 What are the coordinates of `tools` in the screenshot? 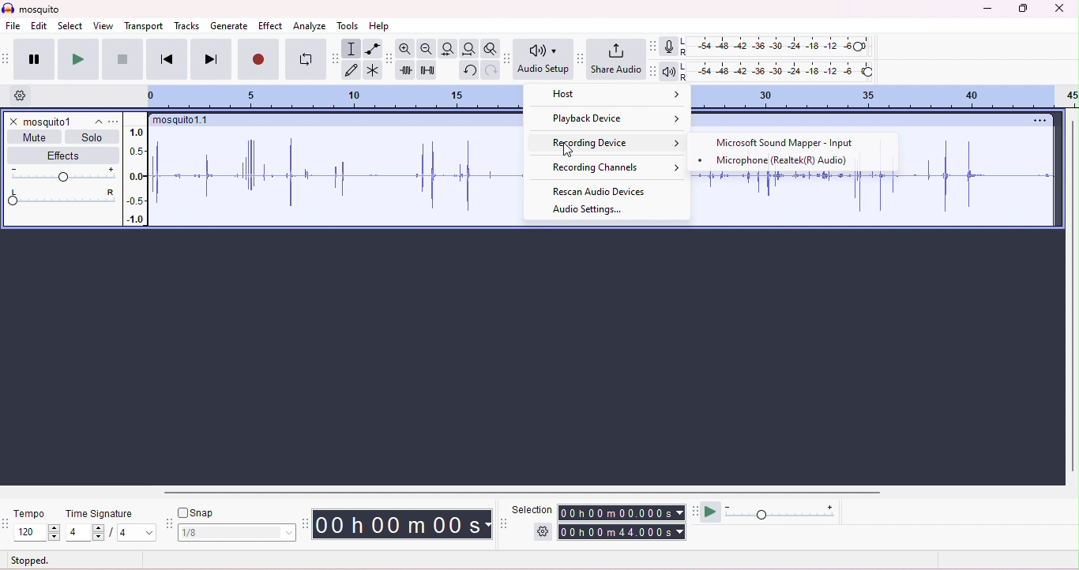 It's located at (348, 26).